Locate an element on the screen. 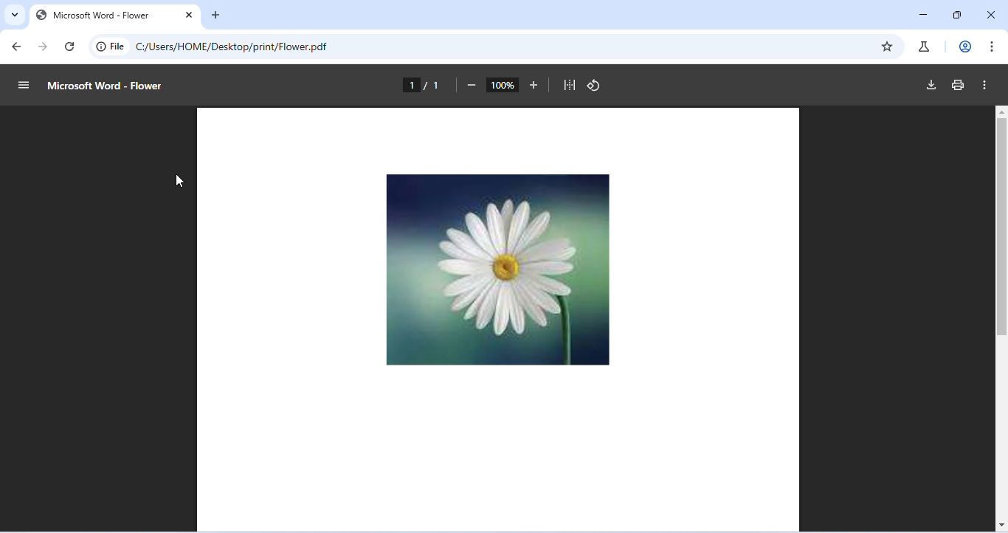 The image size is (1008, 533). download is located at coordinates (931, 84).